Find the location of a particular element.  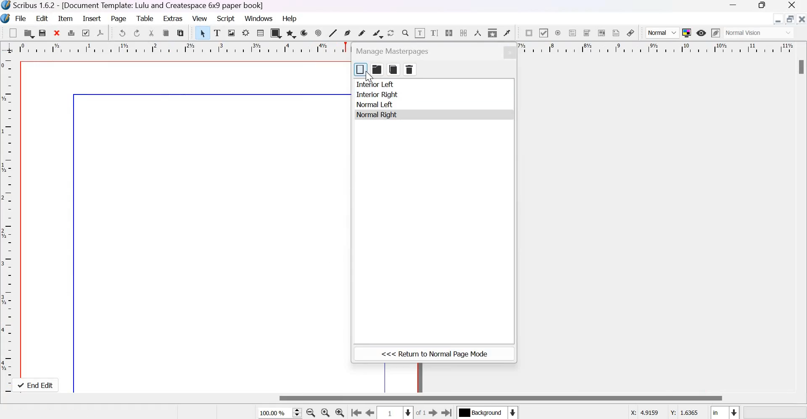

spiral is located at coordinates (319, 33).